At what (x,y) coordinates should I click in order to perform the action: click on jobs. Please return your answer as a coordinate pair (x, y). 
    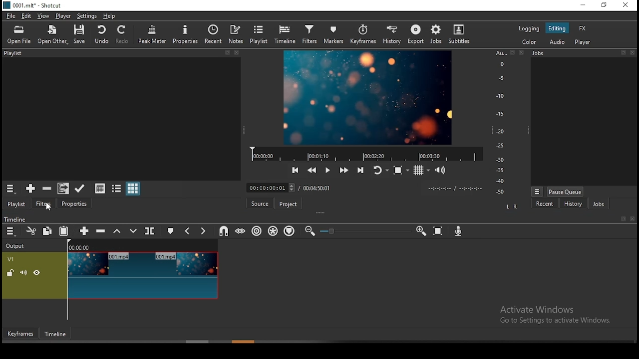
    Looking at the image, I should click on (436, 36).